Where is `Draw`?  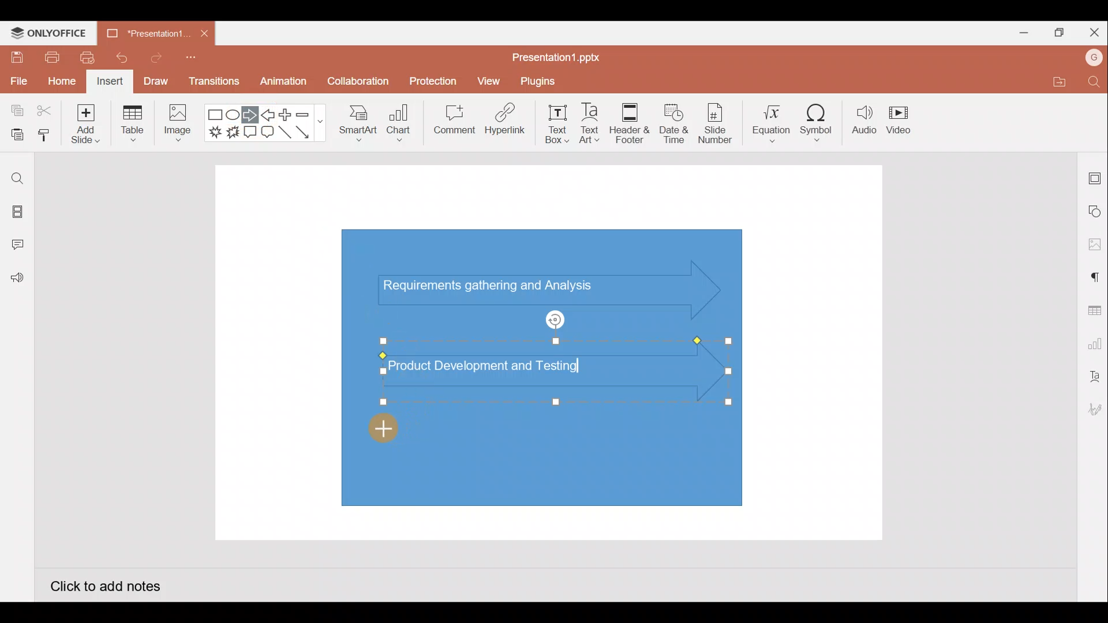
Draw is located at coordinates (155, 81).